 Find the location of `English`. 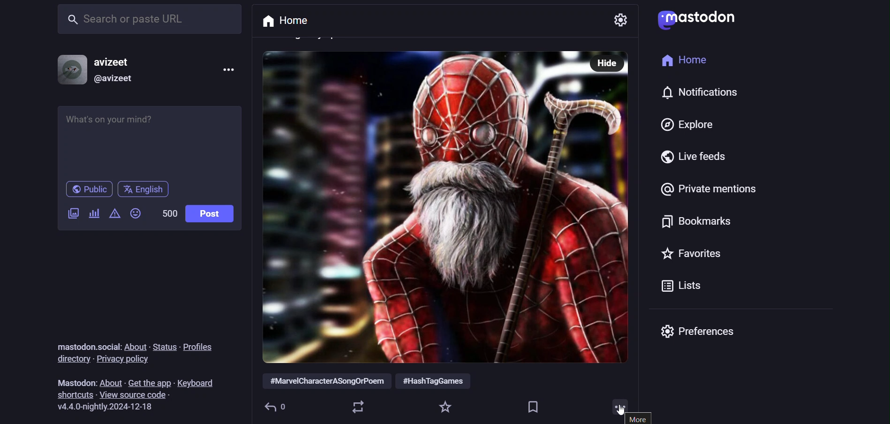

English is located at coordinates (149, 189).